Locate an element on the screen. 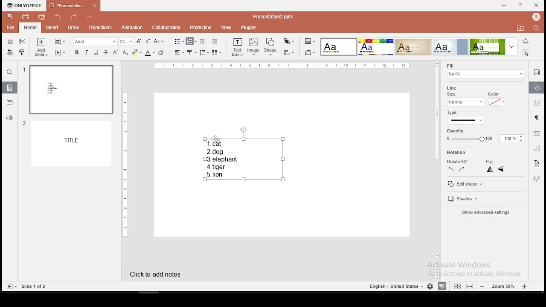 The image size is (546, 307). scale is located at coordinates (124, 164).